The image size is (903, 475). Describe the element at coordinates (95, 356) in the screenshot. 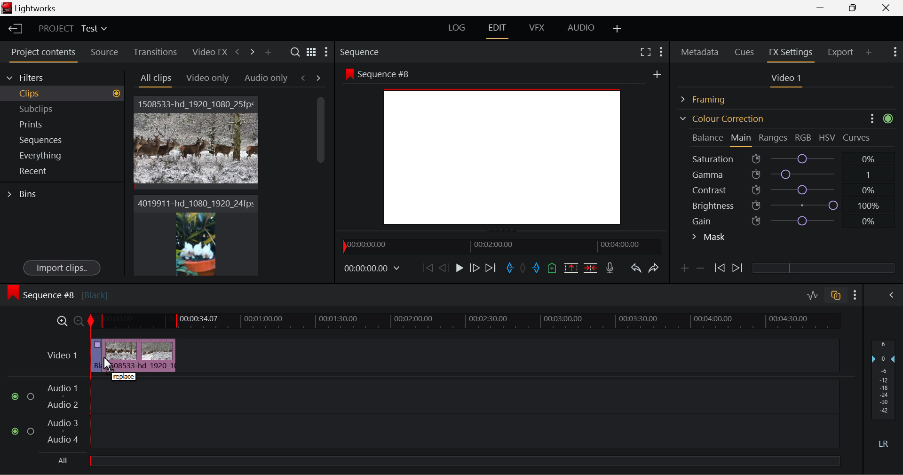

I see `Clip 1 Segment` at that location.